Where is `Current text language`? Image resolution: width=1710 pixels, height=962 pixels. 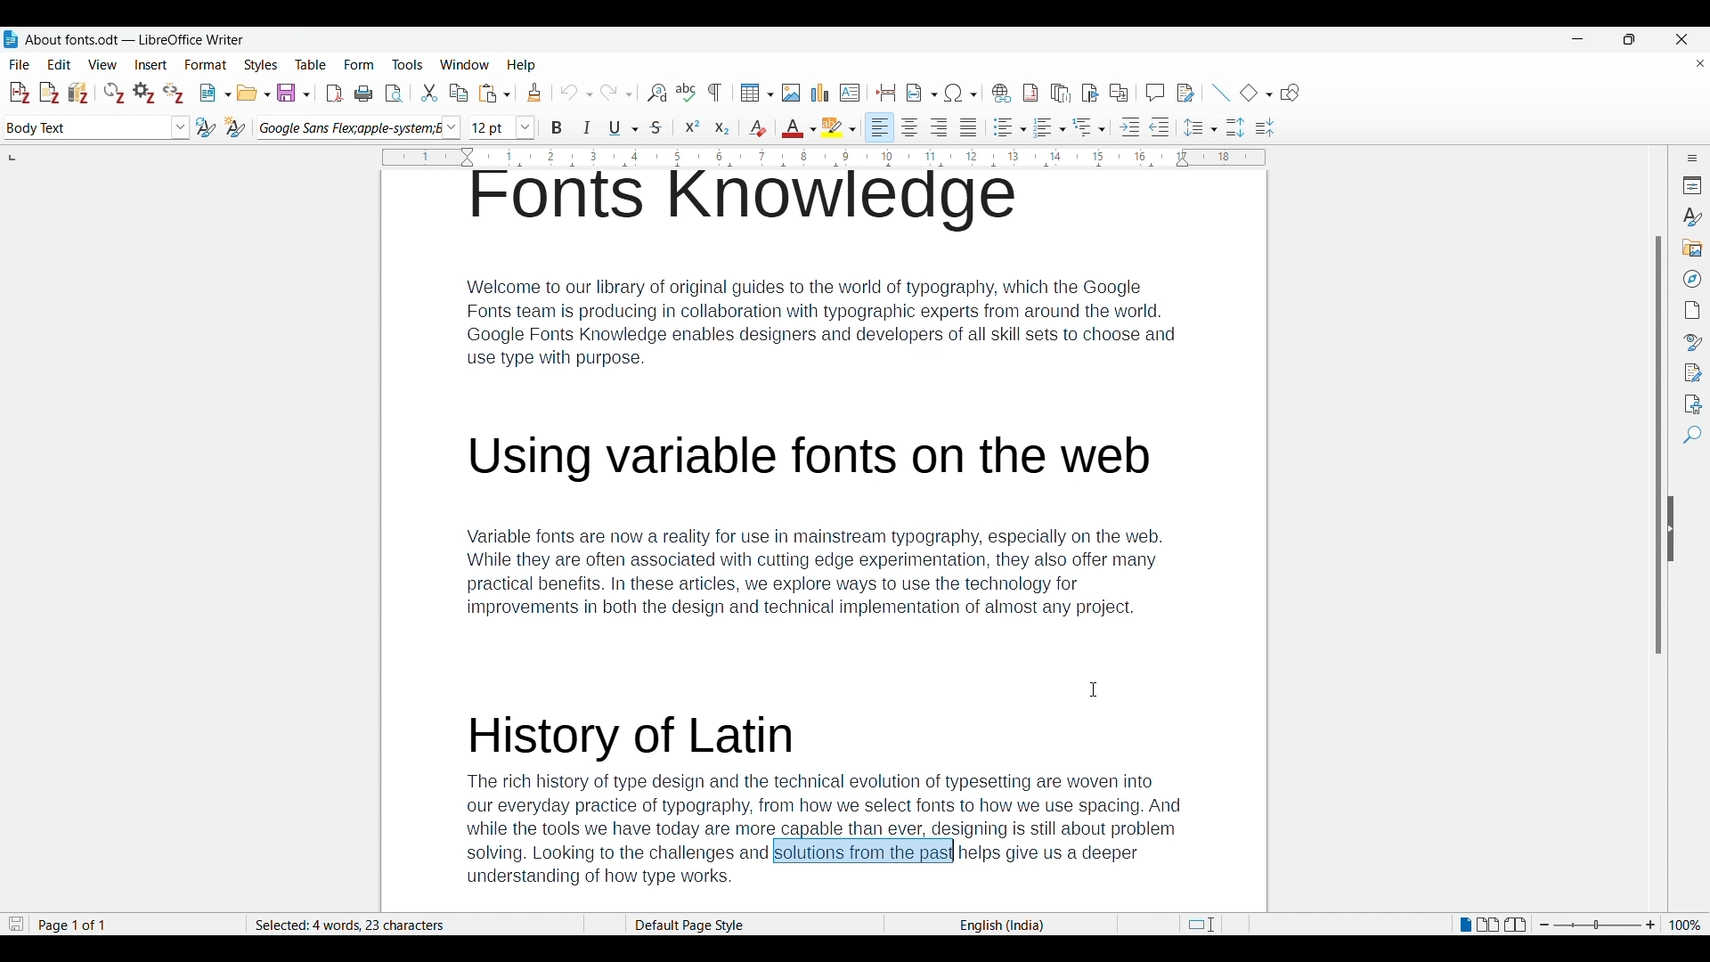 Current text language is located at coordinates (1000, 925).